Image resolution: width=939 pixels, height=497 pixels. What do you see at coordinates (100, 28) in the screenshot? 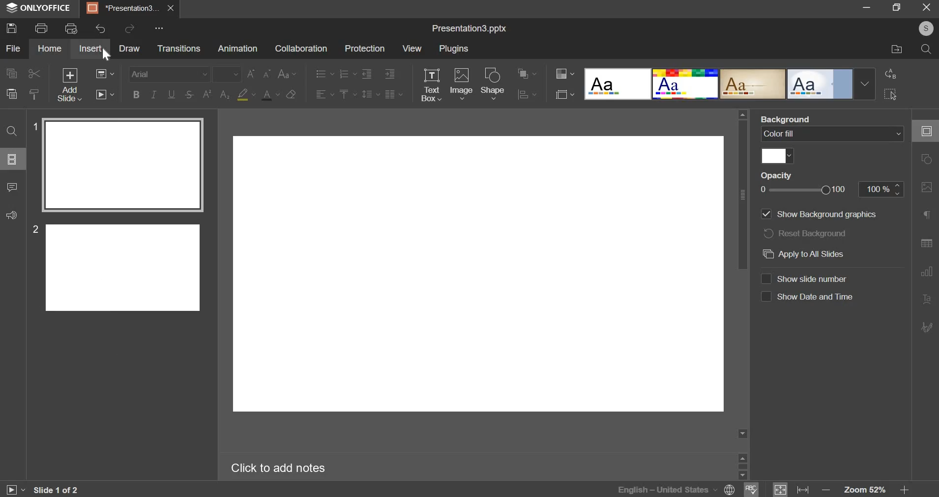
I see `undo` at bounding box center [100, 28].